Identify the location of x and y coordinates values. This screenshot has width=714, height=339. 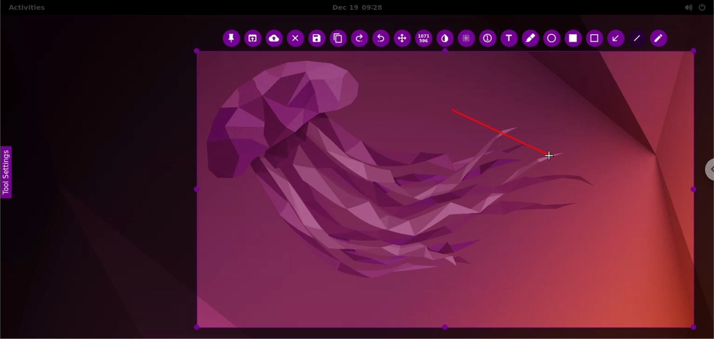
(424, 39).